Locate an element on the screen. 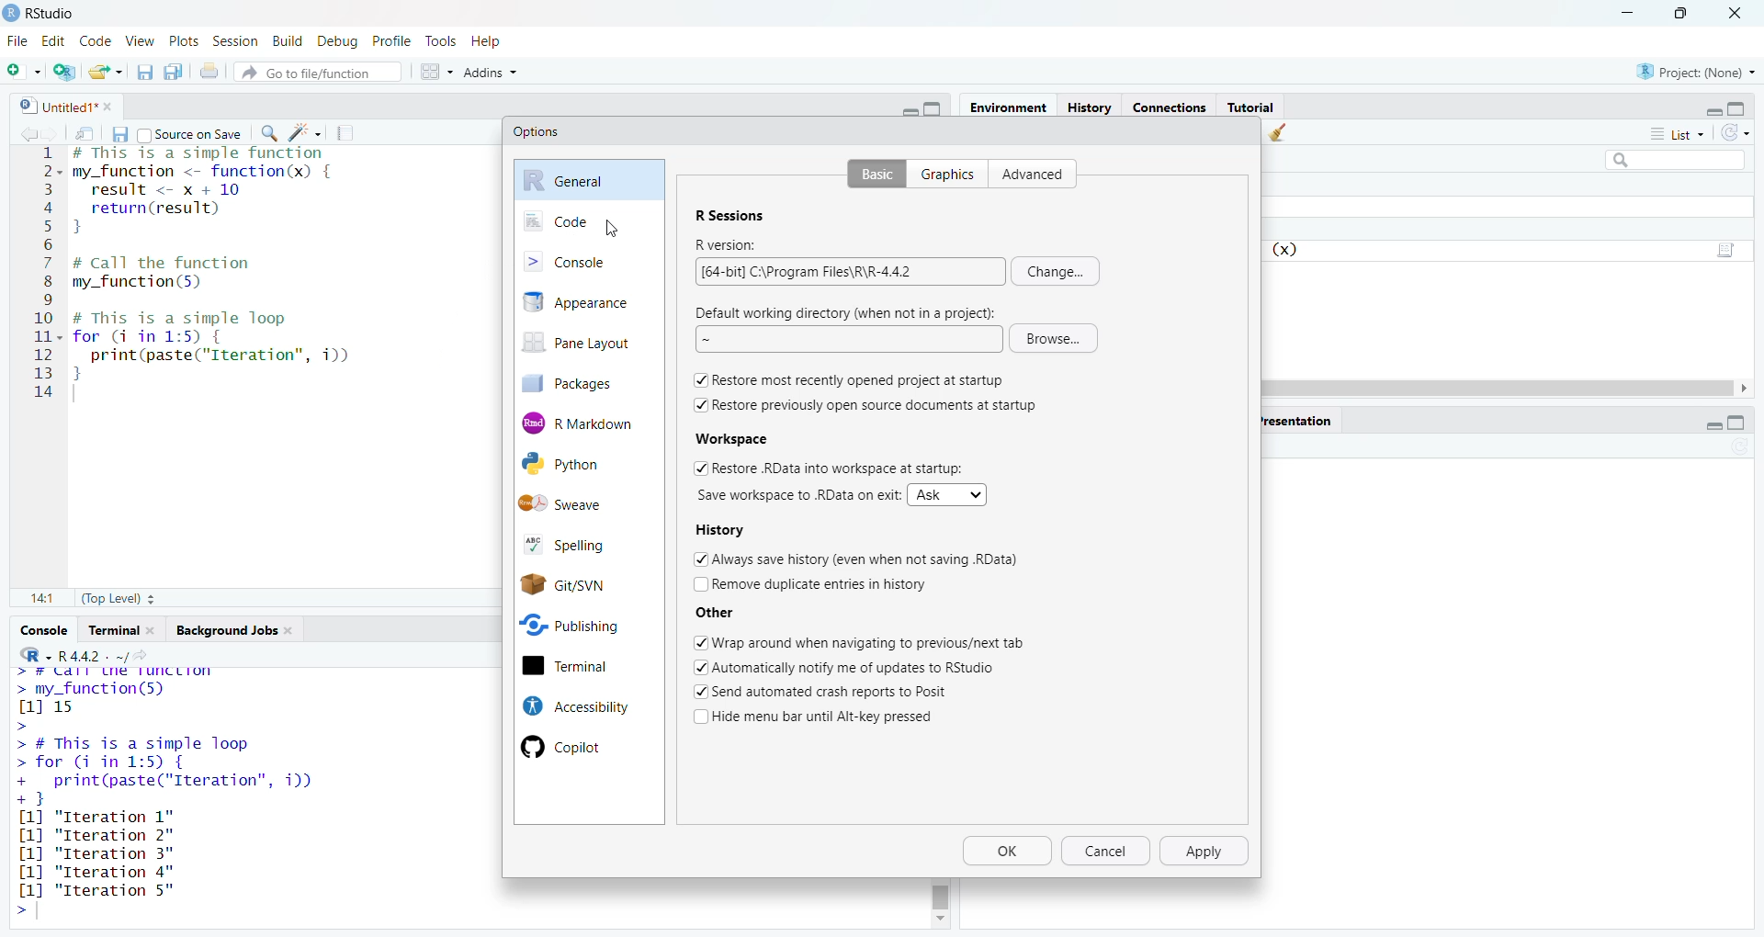  Remove duplicate entries in history is located at coordinates (819, 583).